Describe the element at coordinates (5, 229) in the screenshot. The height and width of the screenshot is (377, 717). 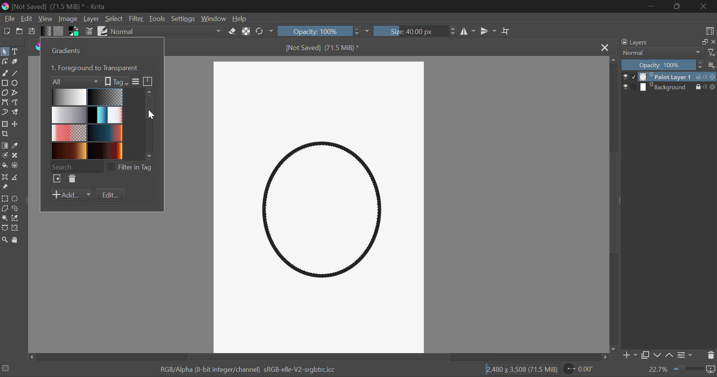
I see `Bezier Curve Selection` at that location.